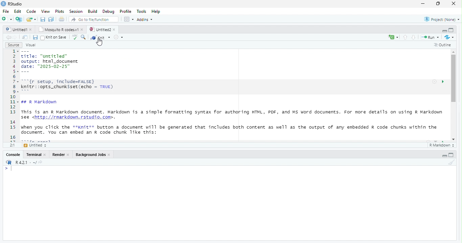 This screenshot has height=243, width=462. Describe the element at coordinates (454, 52) in the screenshot. I see `scroll up` at that location.